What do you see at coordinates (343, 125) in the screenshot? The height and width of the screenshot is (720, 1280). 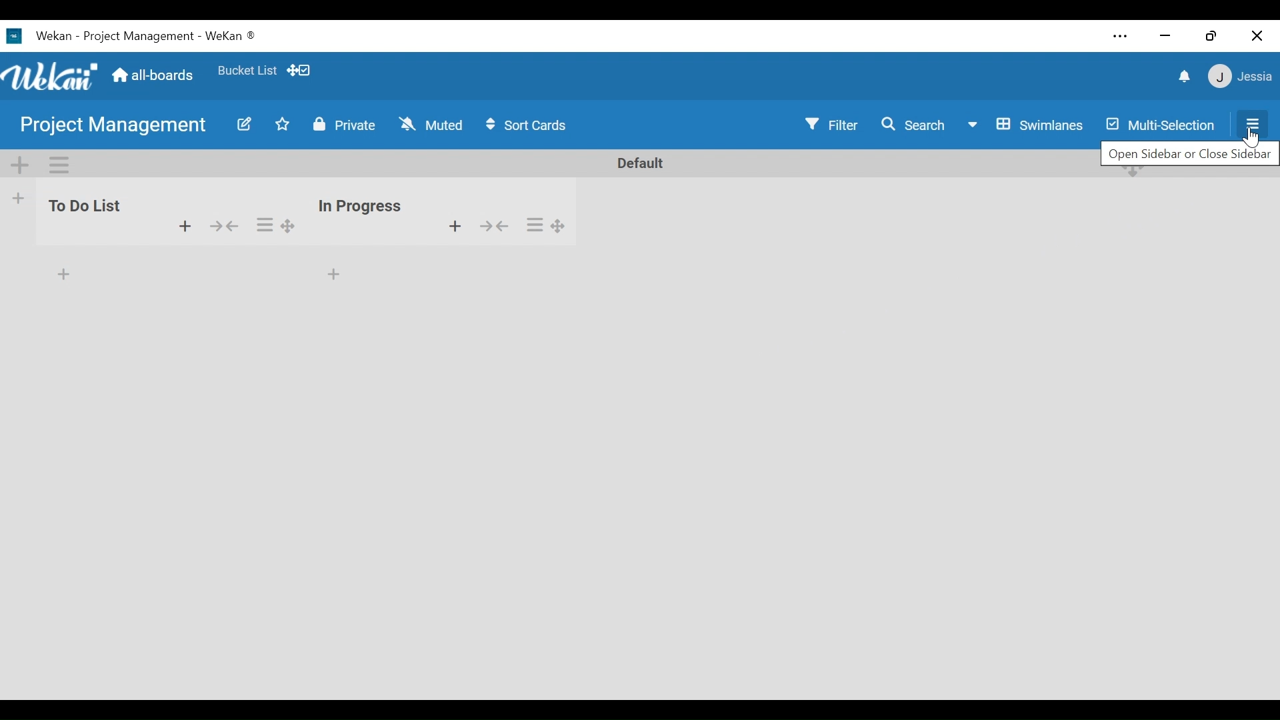 I see `Change Visibility` at bounding box center [343, 125].